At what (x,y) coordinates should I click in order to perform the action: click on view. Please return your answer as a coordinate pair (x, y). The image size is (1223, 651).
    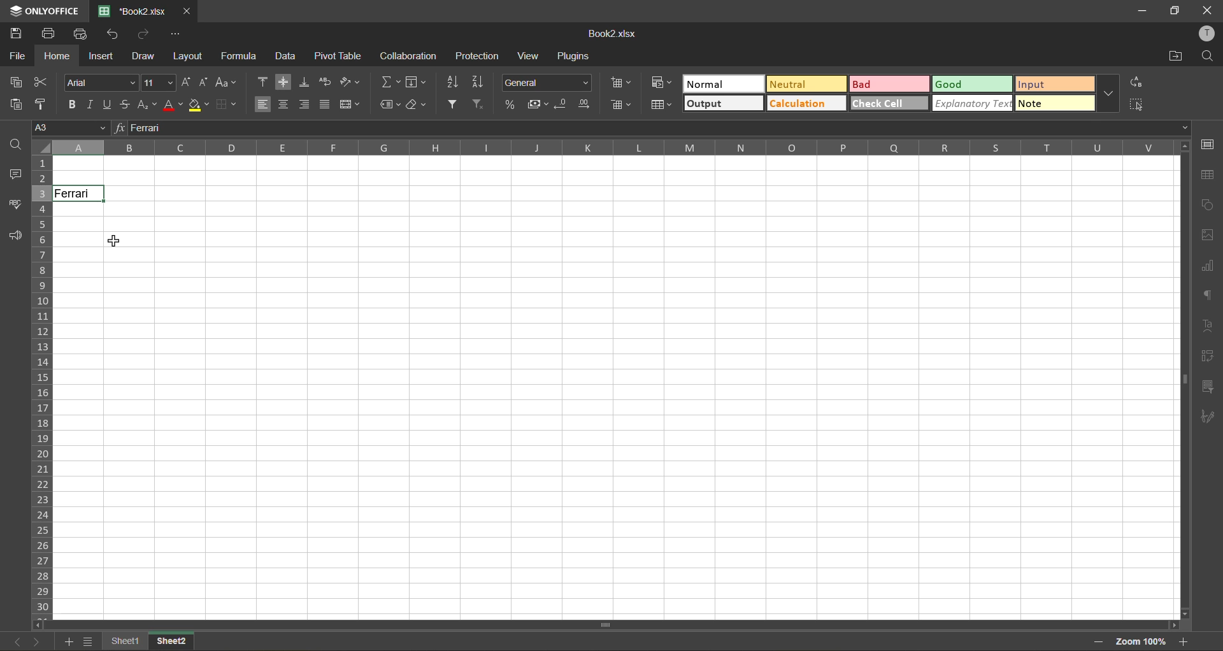
    Looking at the image, I should click on (531, 56).